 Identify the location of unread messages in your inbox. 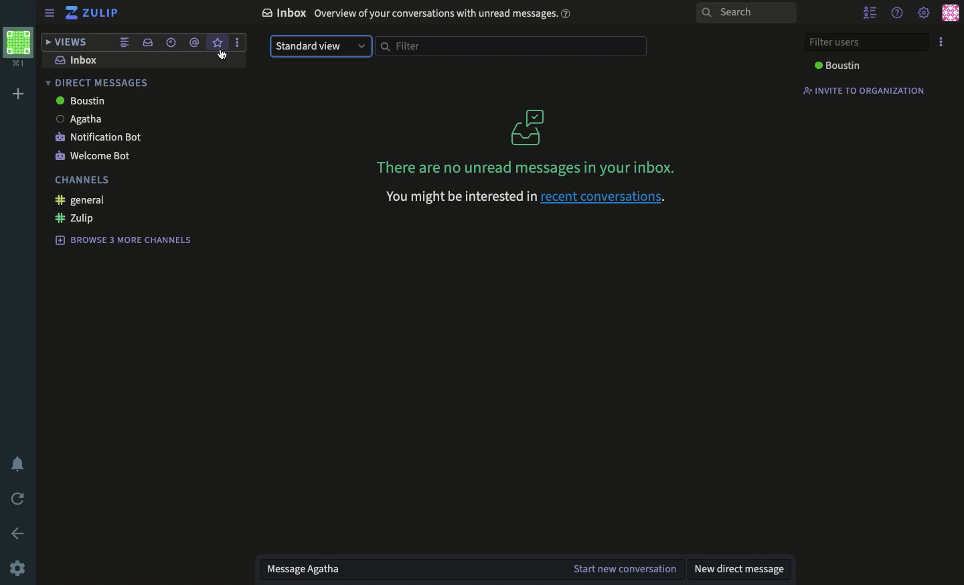
(528, 141).